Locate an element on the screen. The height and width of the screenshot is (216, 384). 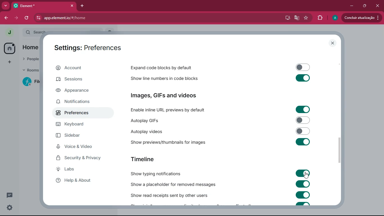
profile is located at coordinates (10, 32).